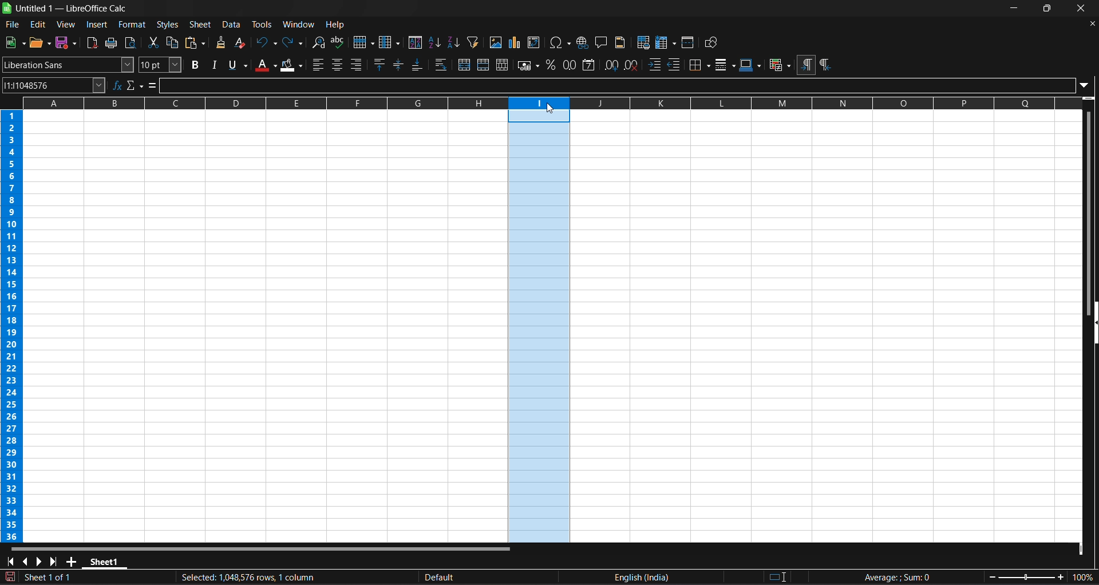 The height and width of the screenshot is (585, 1099). I want to click on close, so click(1083, 8).